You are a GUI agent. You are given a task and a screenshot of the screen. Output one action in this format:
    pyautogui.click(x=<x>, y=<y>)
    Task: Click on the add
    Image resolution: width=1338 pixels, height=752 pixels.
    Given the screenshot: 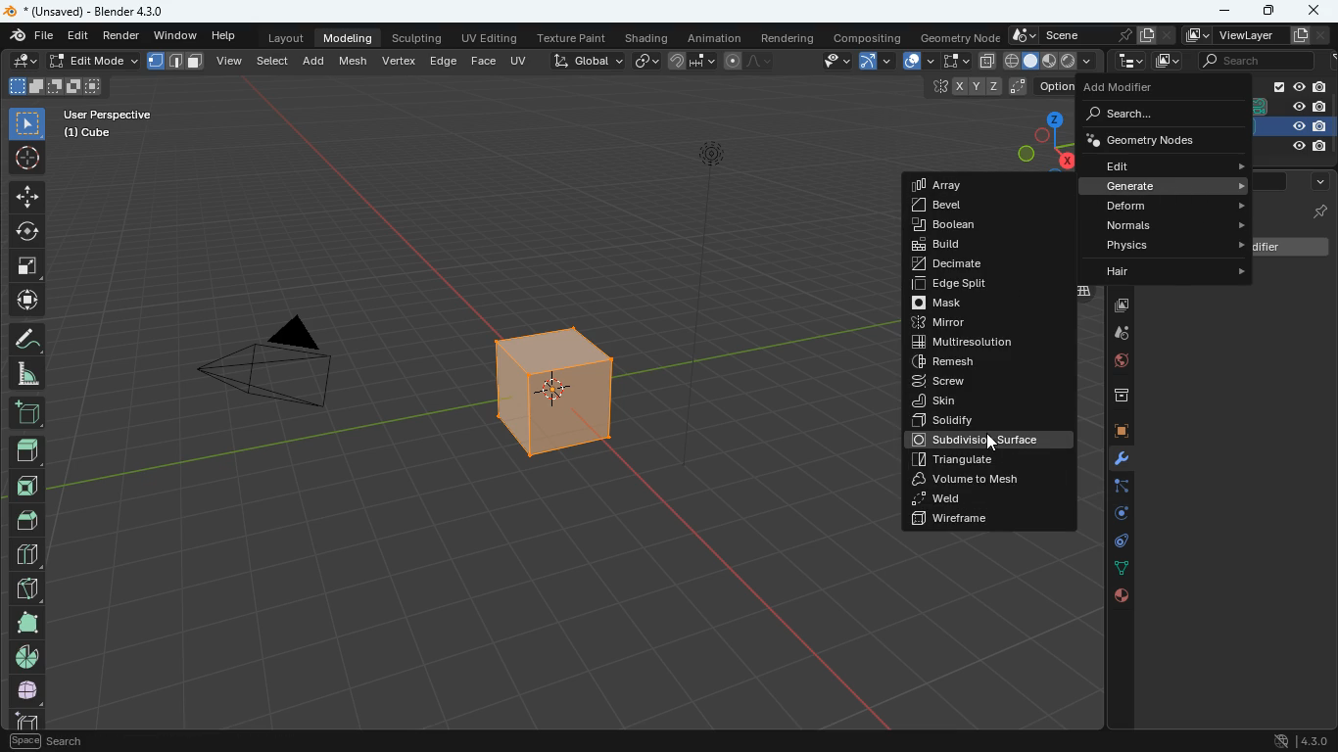 What is the action you would take?
    pyautogui.click(x=30, y=415)
    